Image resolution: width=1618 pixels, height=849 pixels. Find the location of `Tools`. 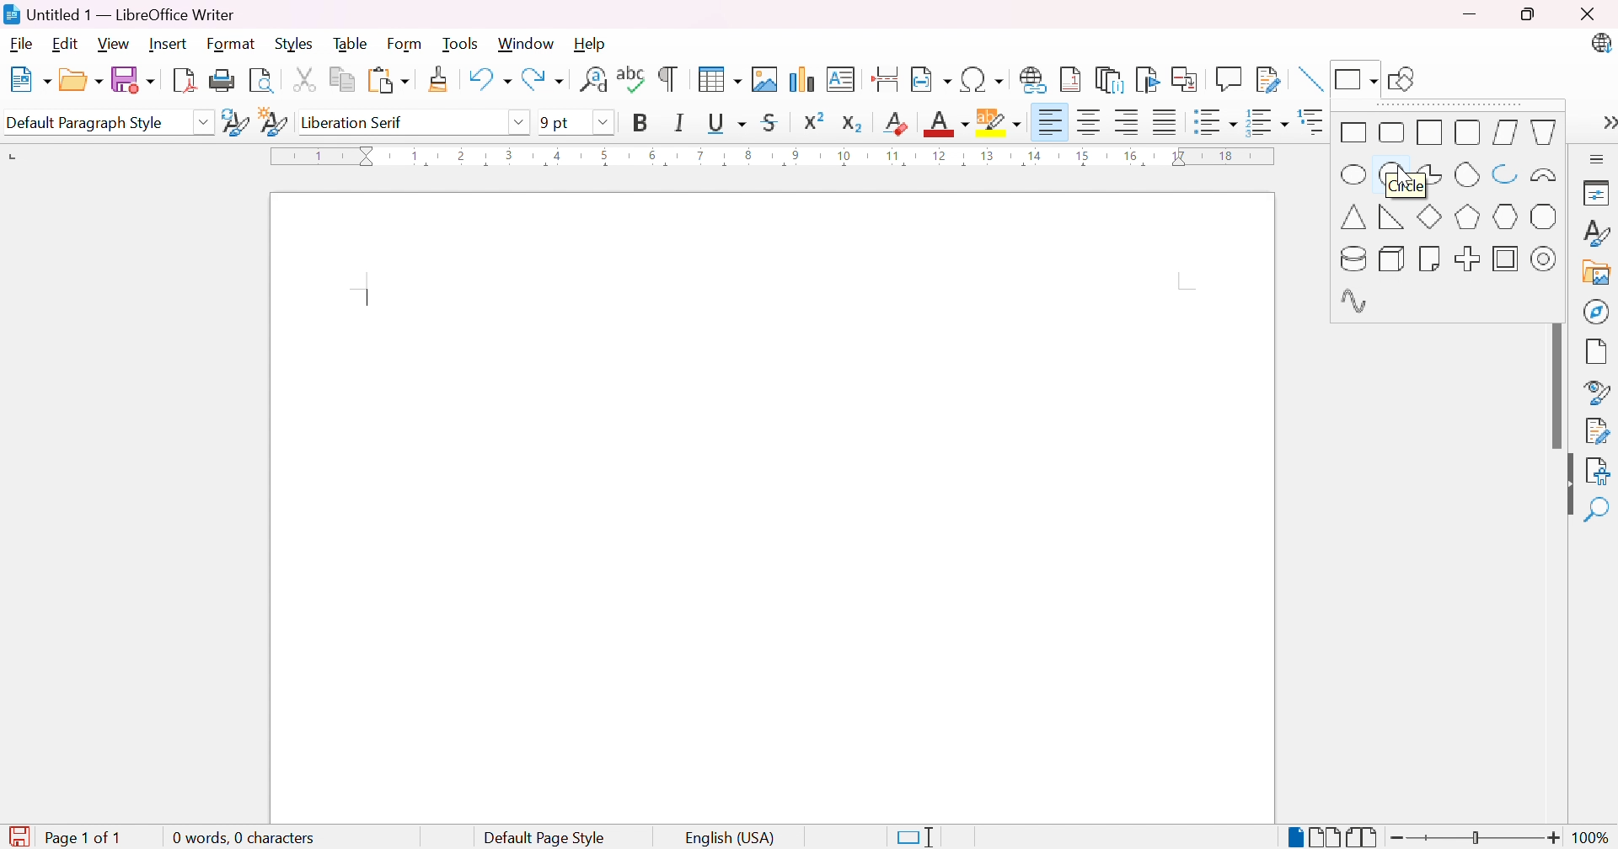

Tools is located at coordinates (463, 45).